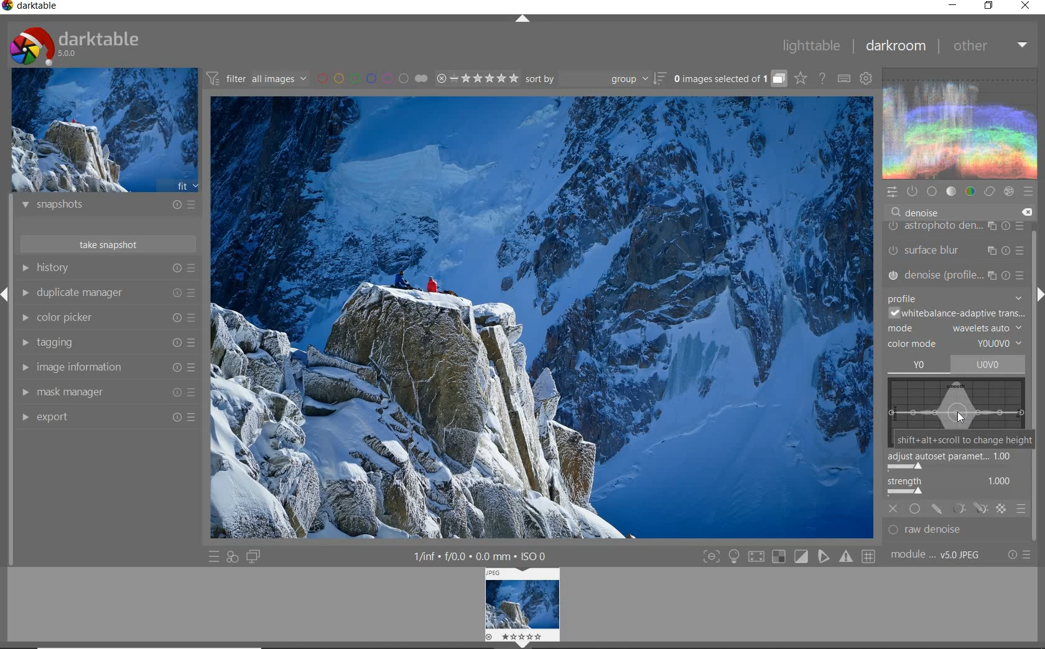 The width and height of the screenshot is (1045, 649). What do you see at coordinates (1028, 189) in the screenshot?
I see `presets` at bounding box center [1028, 189].